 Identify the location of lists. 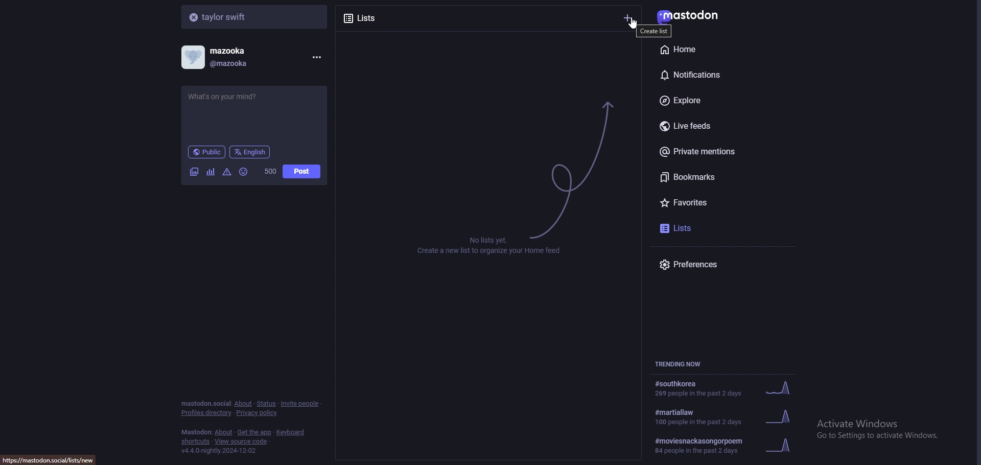
(699, 227).